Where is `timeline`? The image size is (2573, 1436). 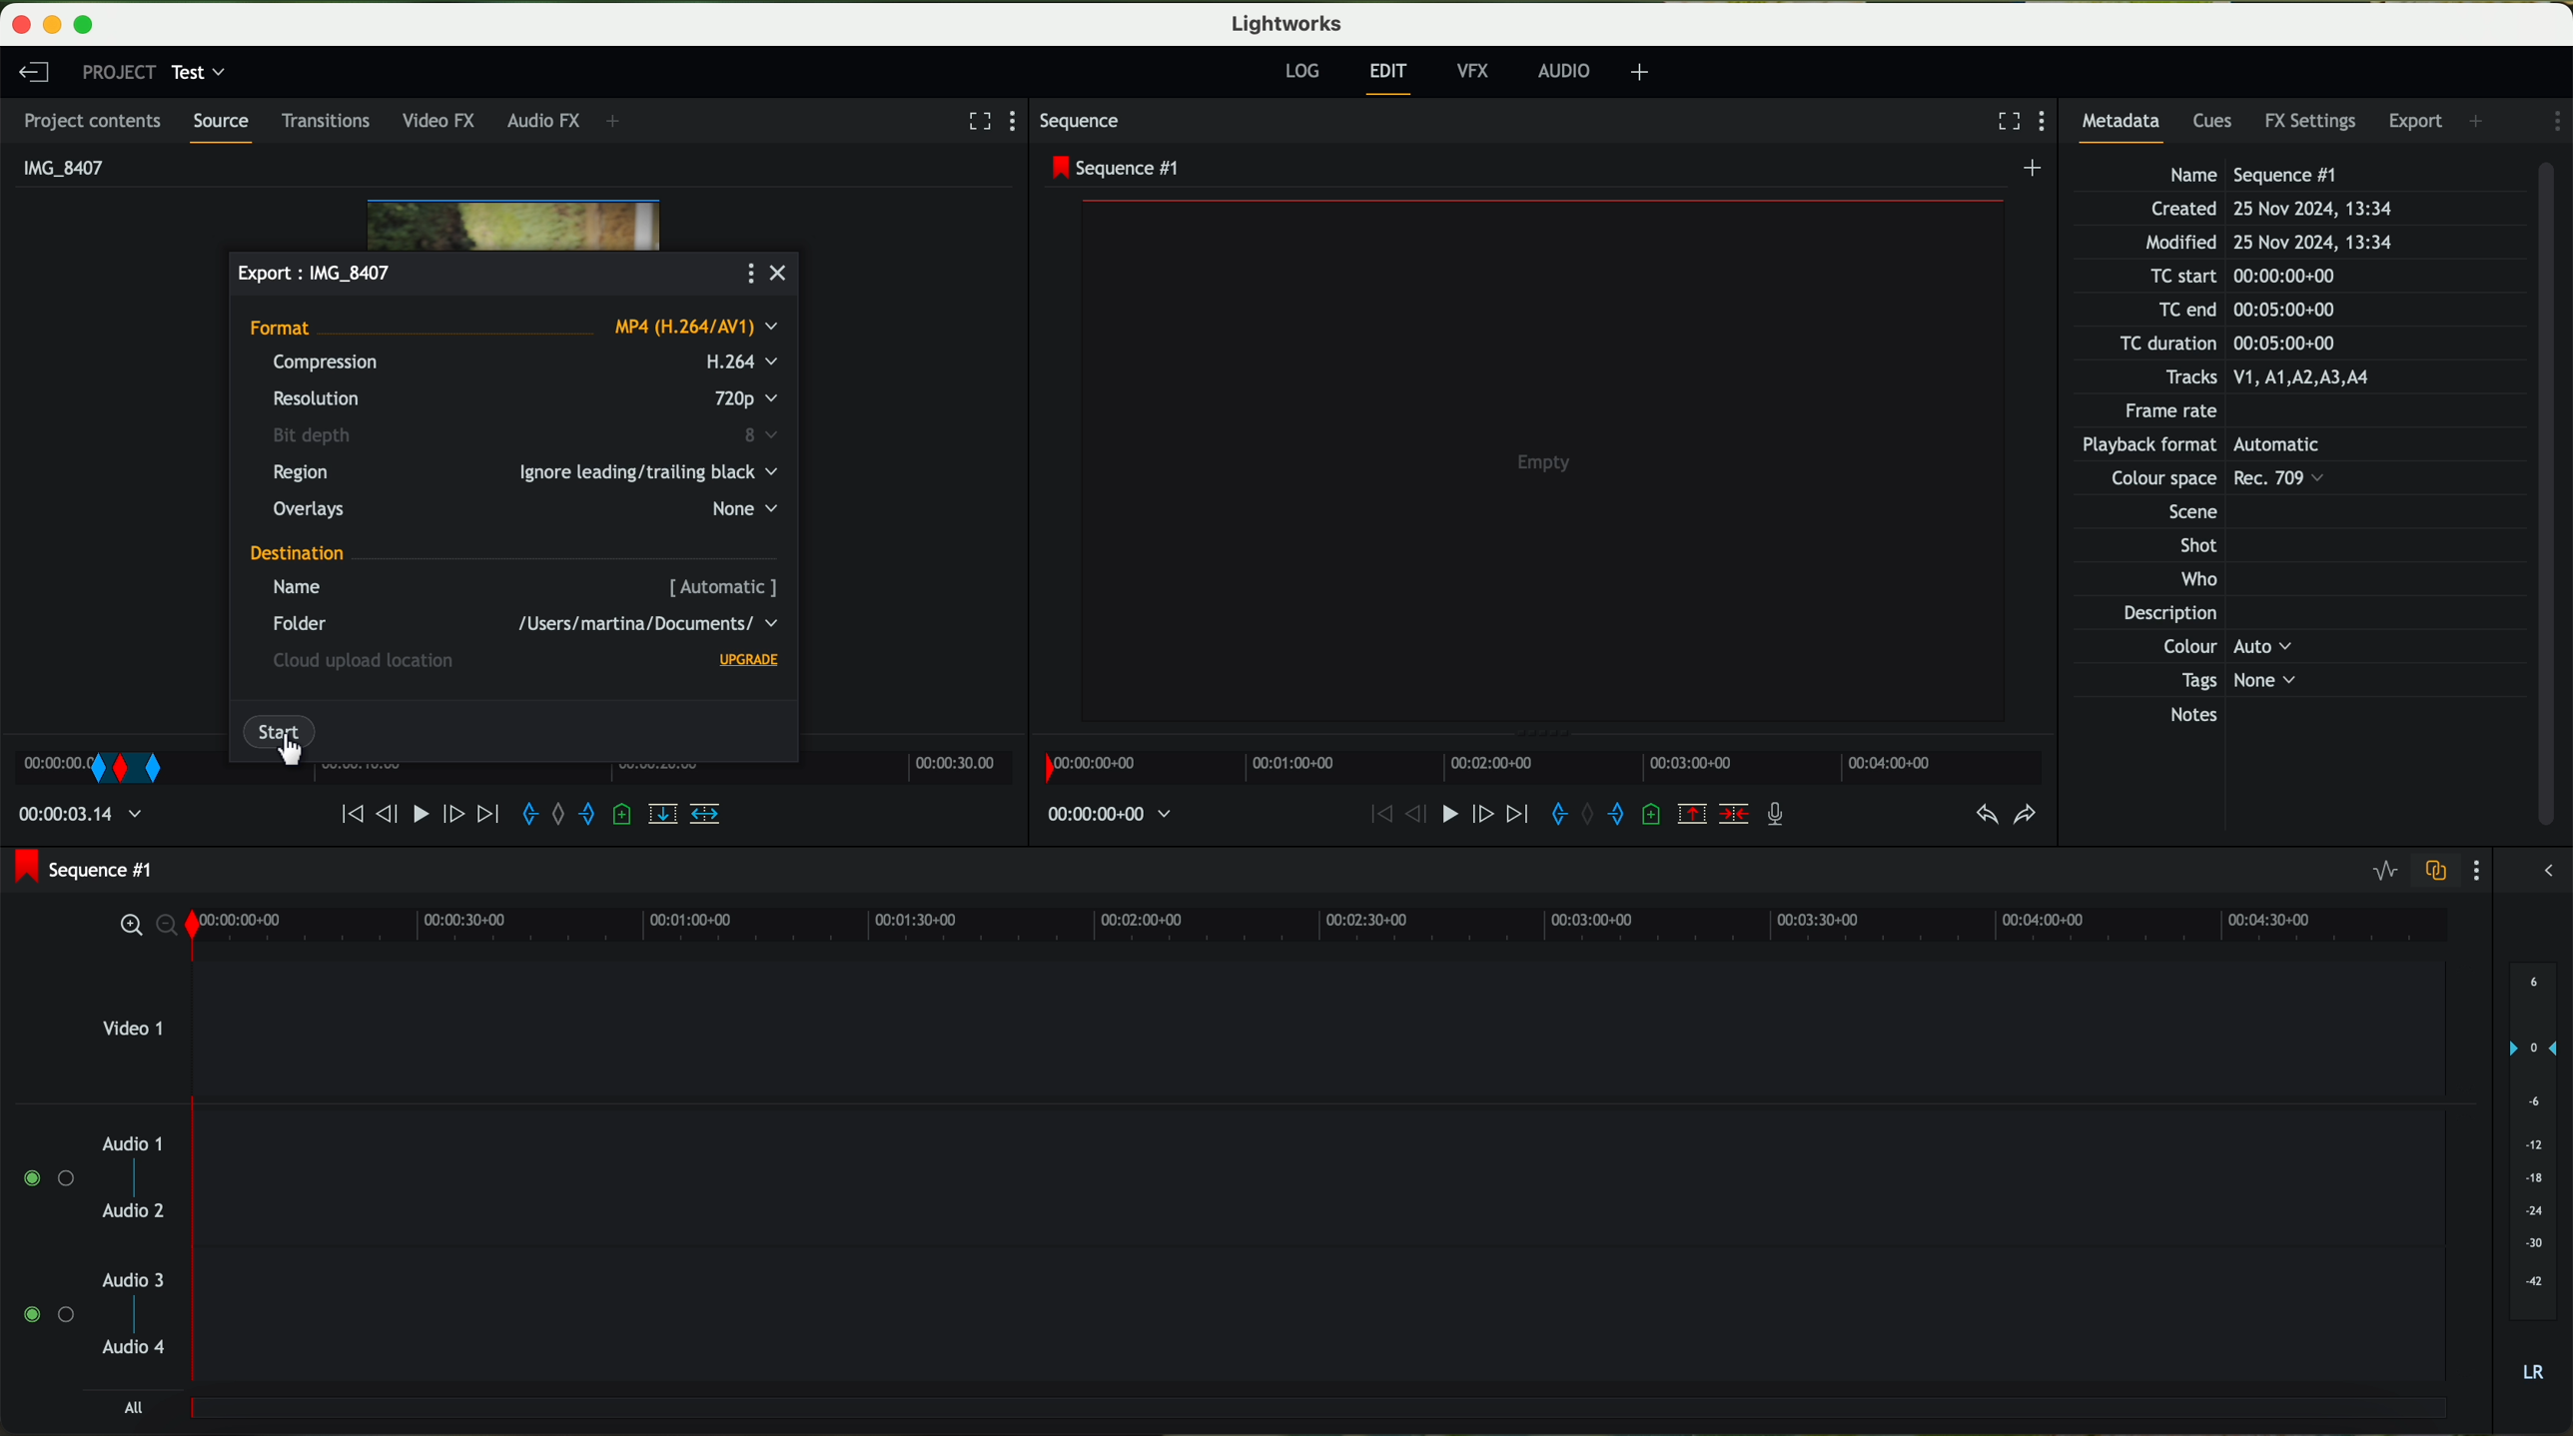
timeline is located at coordinates (1320, 929).